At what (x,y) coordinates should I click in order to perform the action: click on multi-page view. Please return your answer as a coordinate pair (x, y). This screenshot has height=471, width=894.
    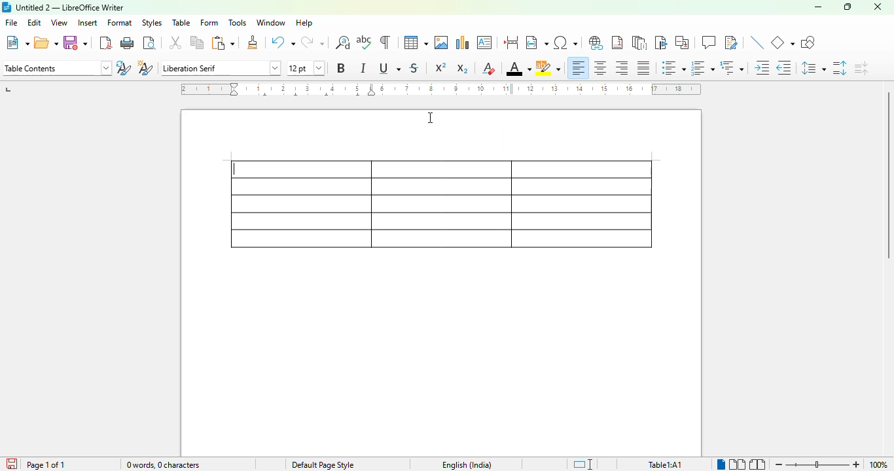
    Looking at the image, I should click on (738, 464).